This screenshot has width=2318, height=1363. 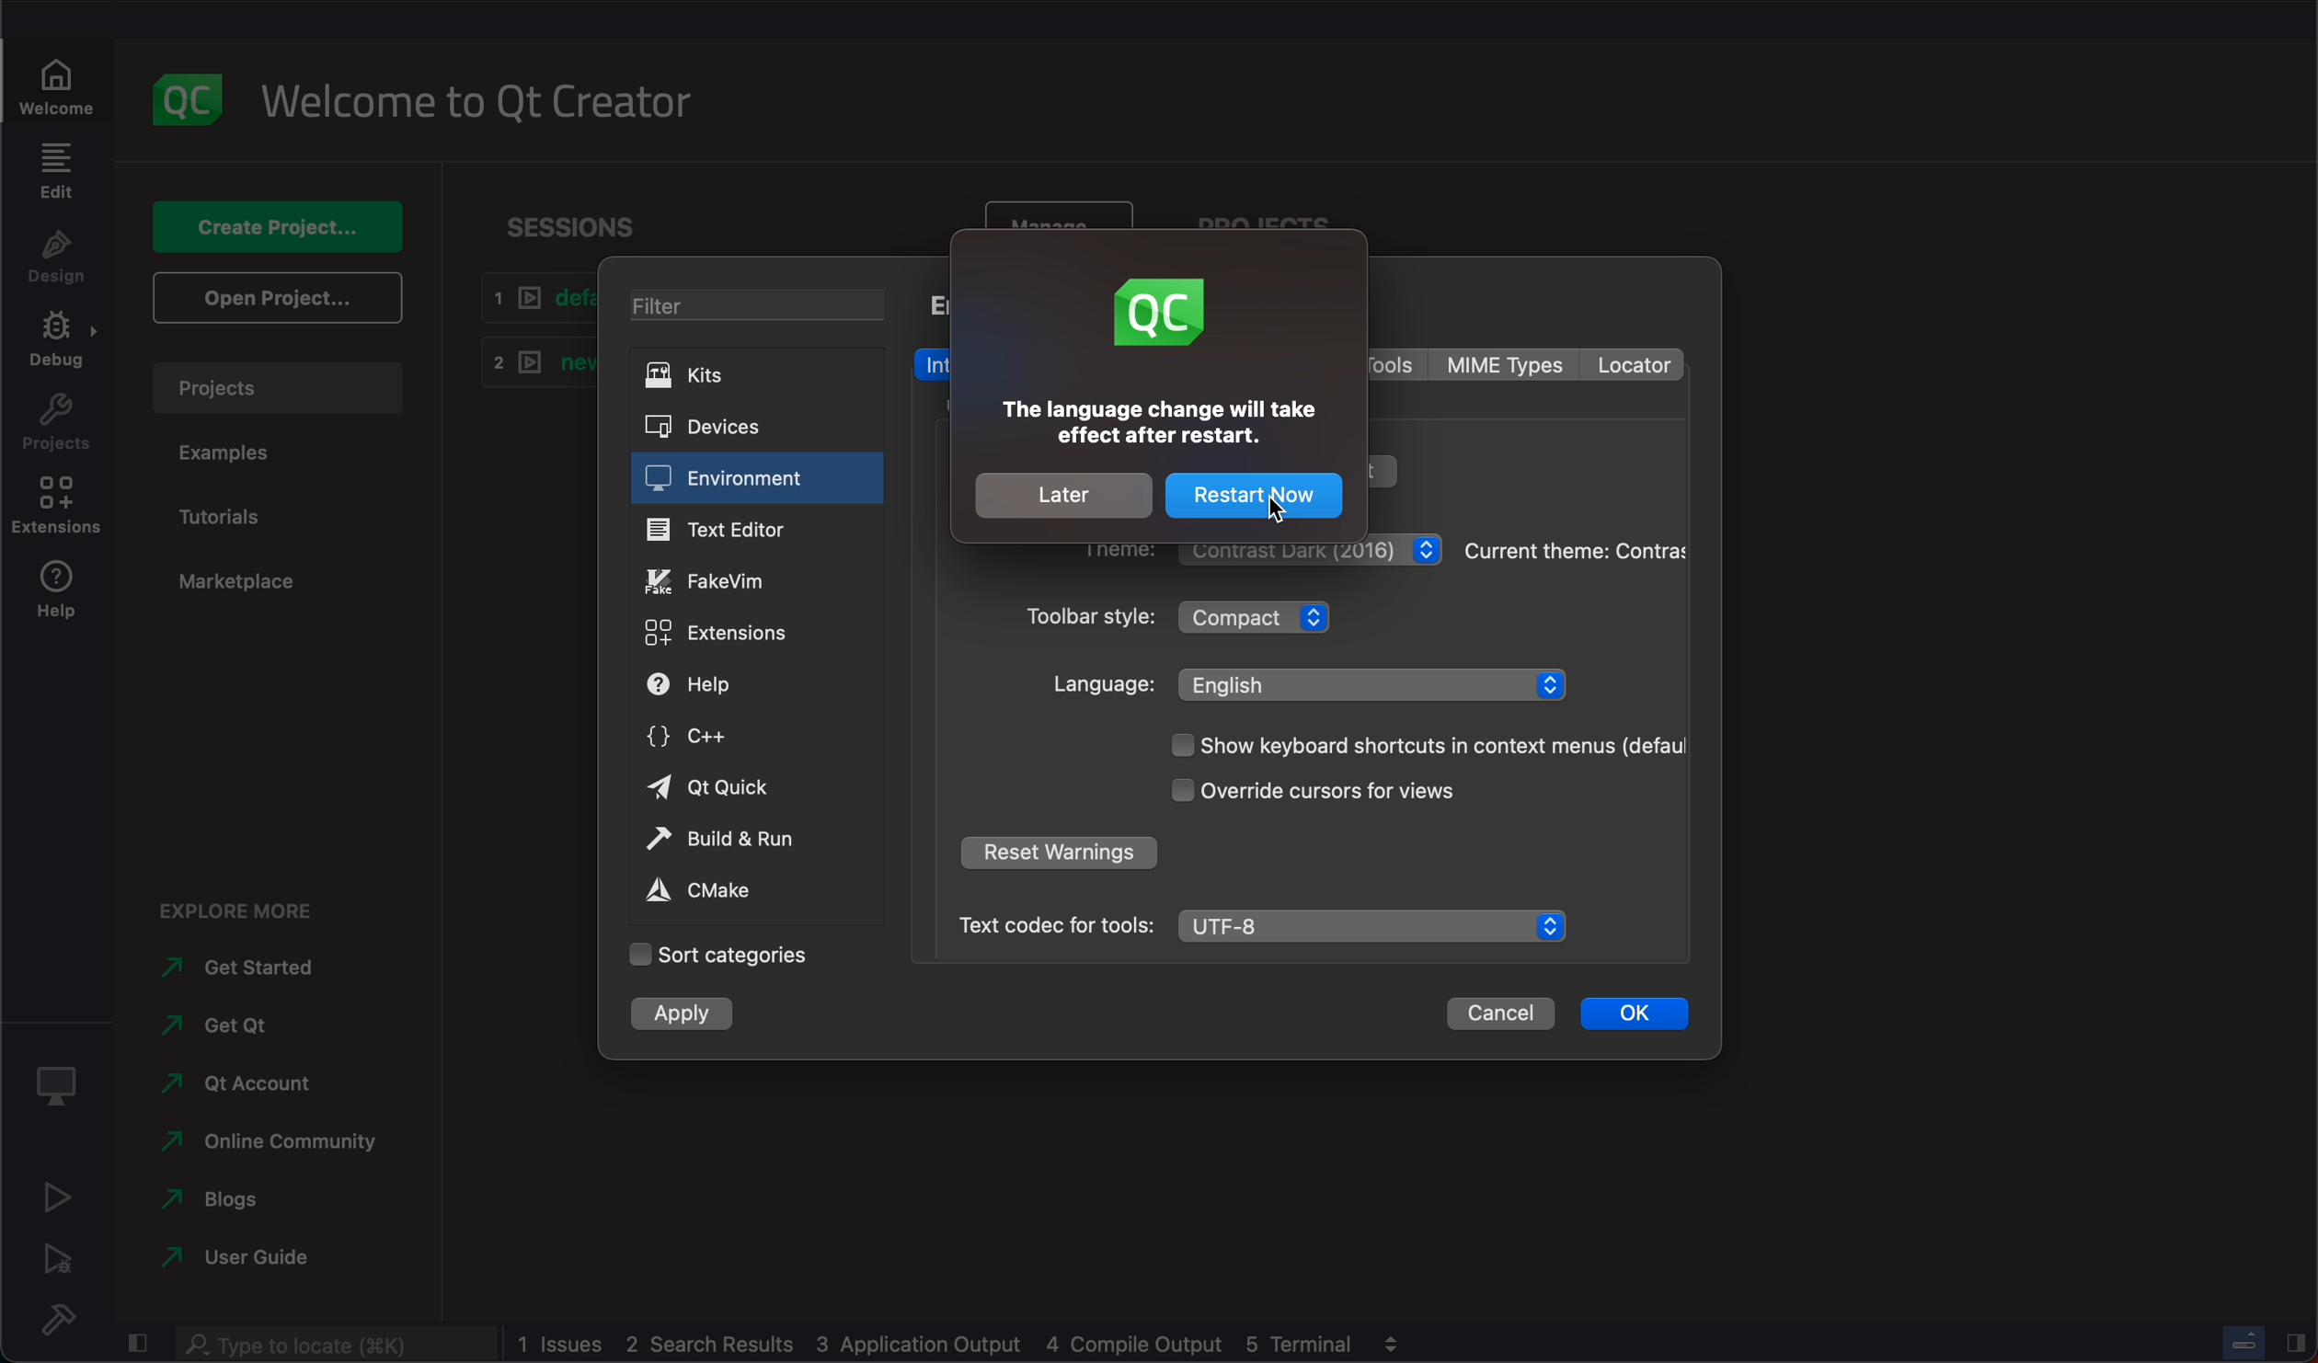 I want to click on UTF-8, so click(x=1372, y=923).